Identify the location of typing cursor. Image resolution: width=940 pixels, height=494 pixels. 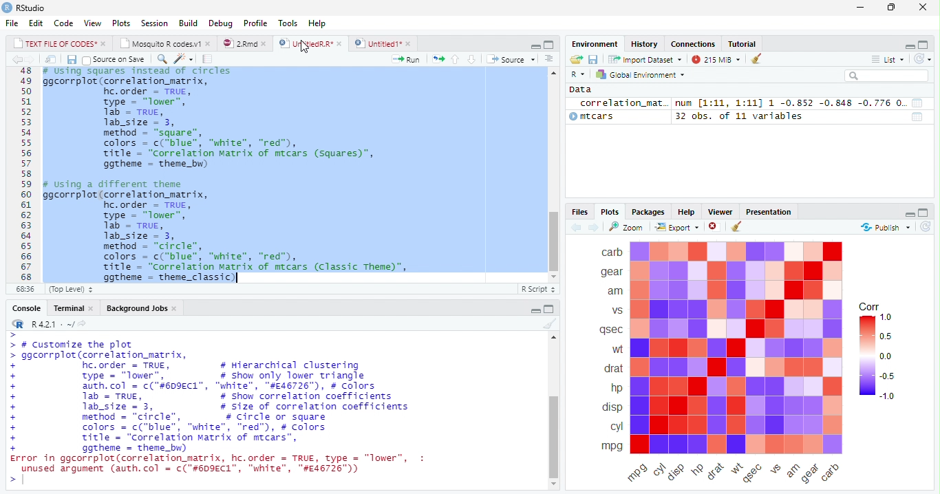
(237, 279).